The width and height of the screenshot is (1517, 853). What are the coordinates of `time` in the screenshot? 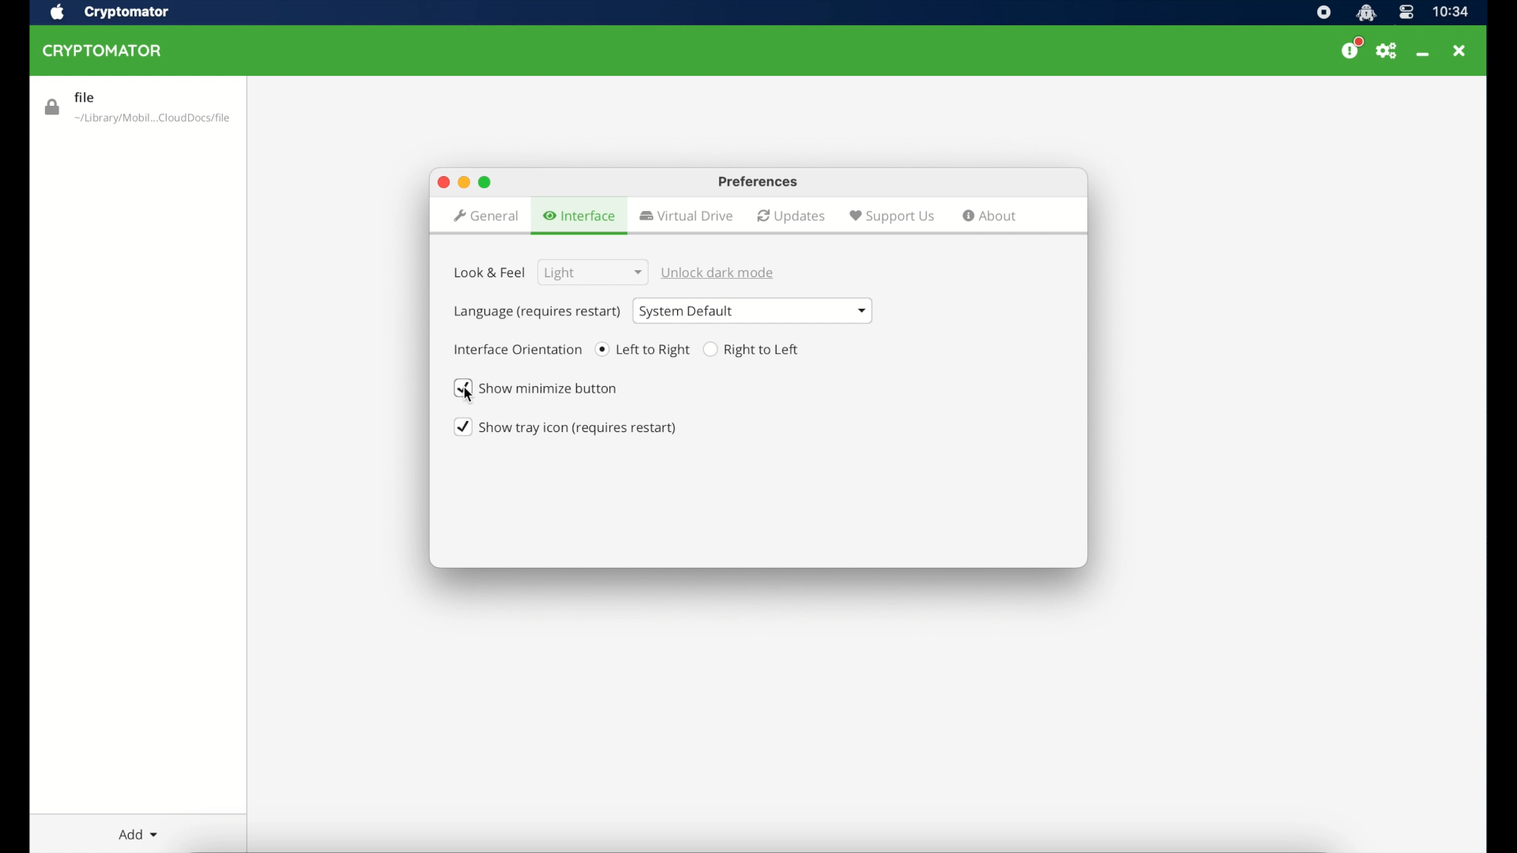 It's located at (1449, 12).